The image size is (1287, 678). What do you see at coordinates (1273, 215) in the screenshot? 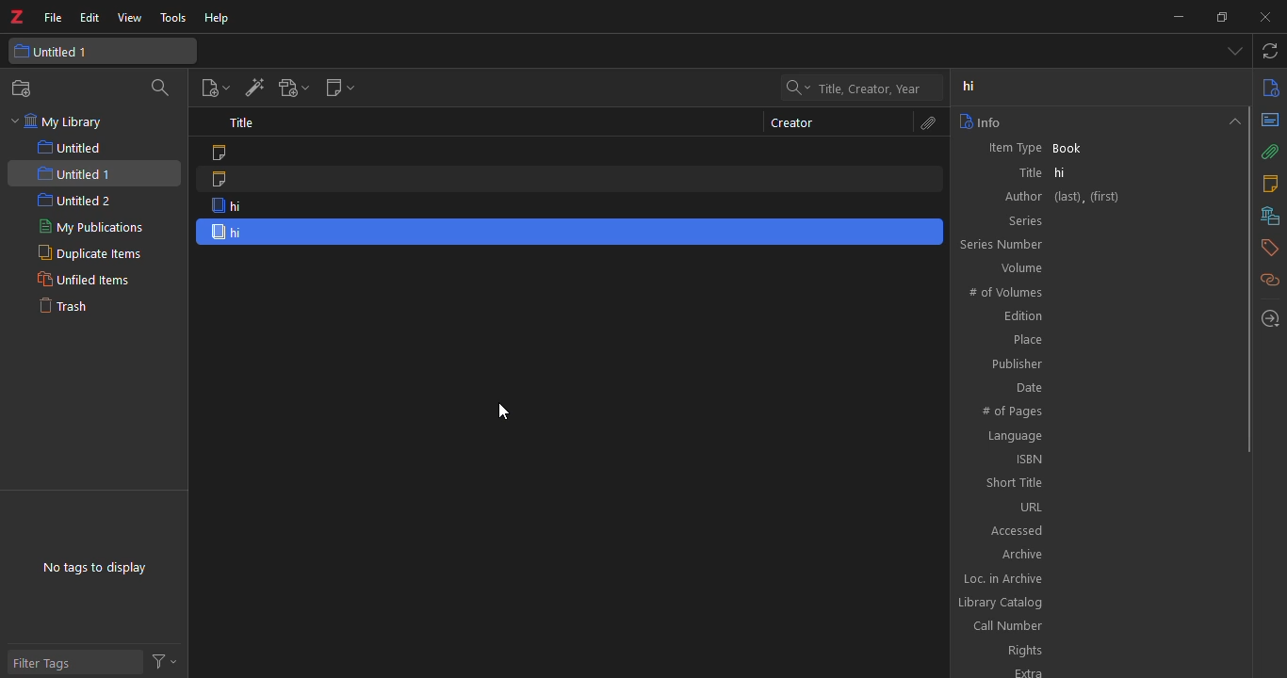
I see `library` at bounding box center [1273, 215].